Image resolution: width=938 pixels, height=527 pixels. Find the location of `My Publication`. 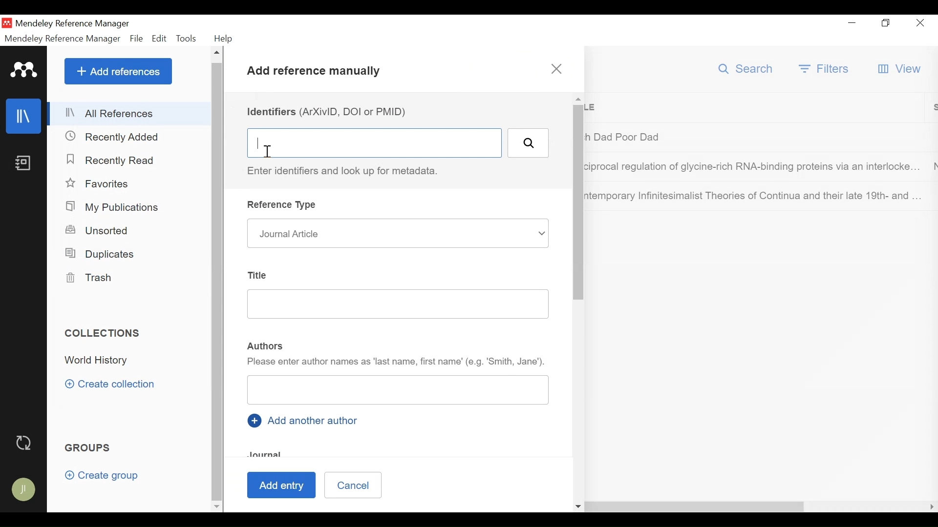

My Publication is located at coordinates (114, 207).